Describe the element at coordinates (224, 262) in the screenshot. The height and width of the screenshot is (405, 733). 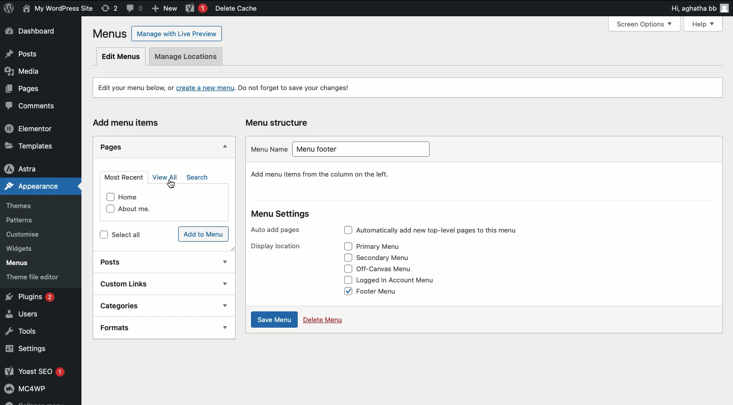
I see `show` at that location.